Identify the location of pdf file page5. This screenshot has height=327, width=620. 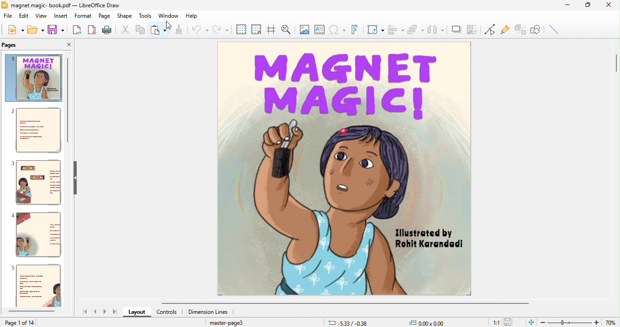
(38, 286).